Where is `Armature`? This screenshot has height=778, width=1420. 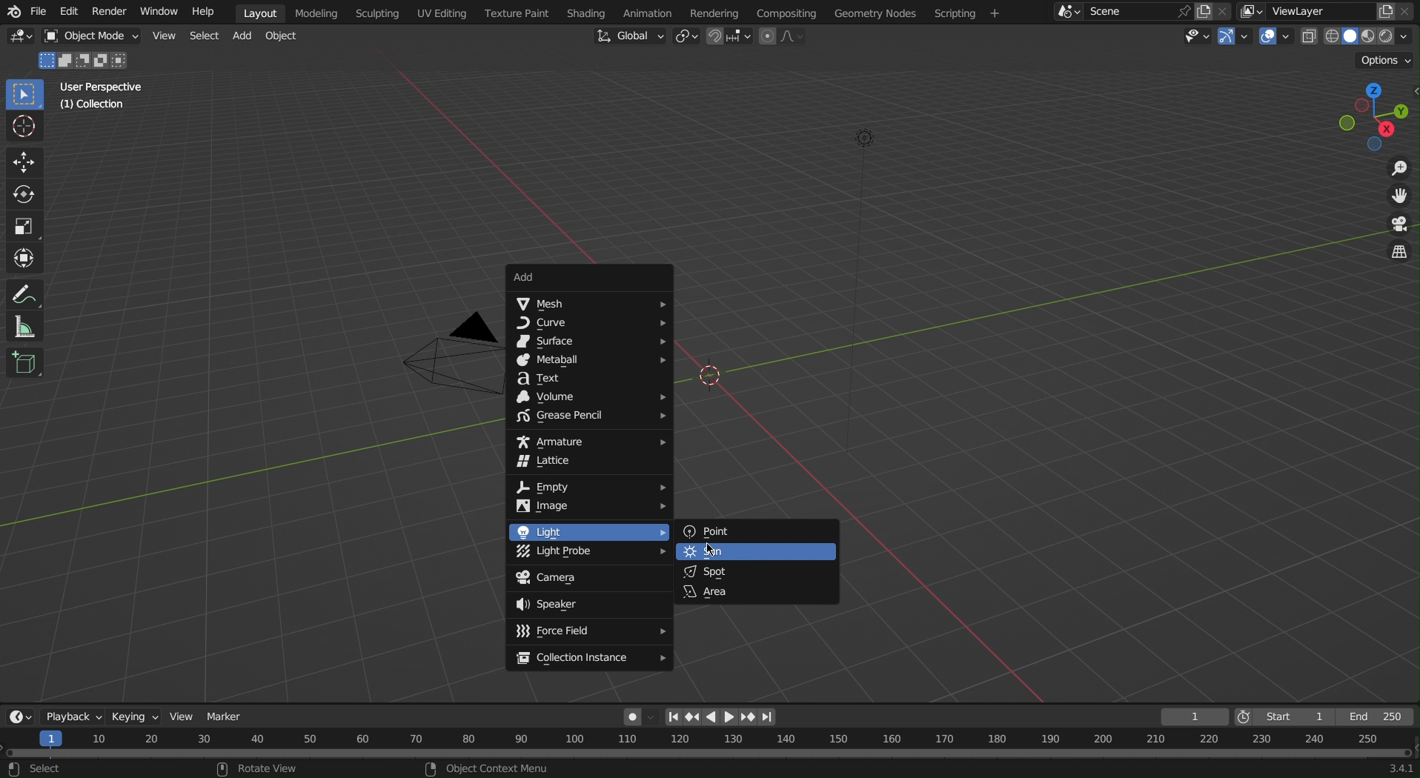 Armature is located at coordinates (589, 440).